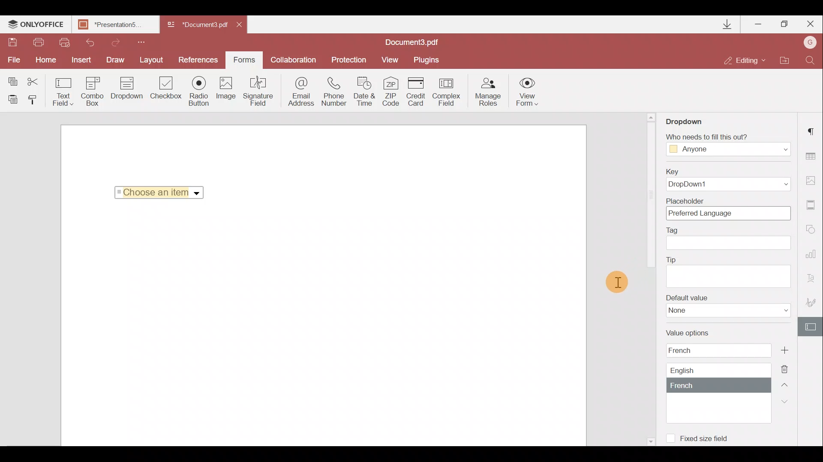 This screenshot has height=462, width=823. What do you see at coordinates (813, 129) in the screenshot?
I see `Paragraph settings` at bounding box center [813, 129].